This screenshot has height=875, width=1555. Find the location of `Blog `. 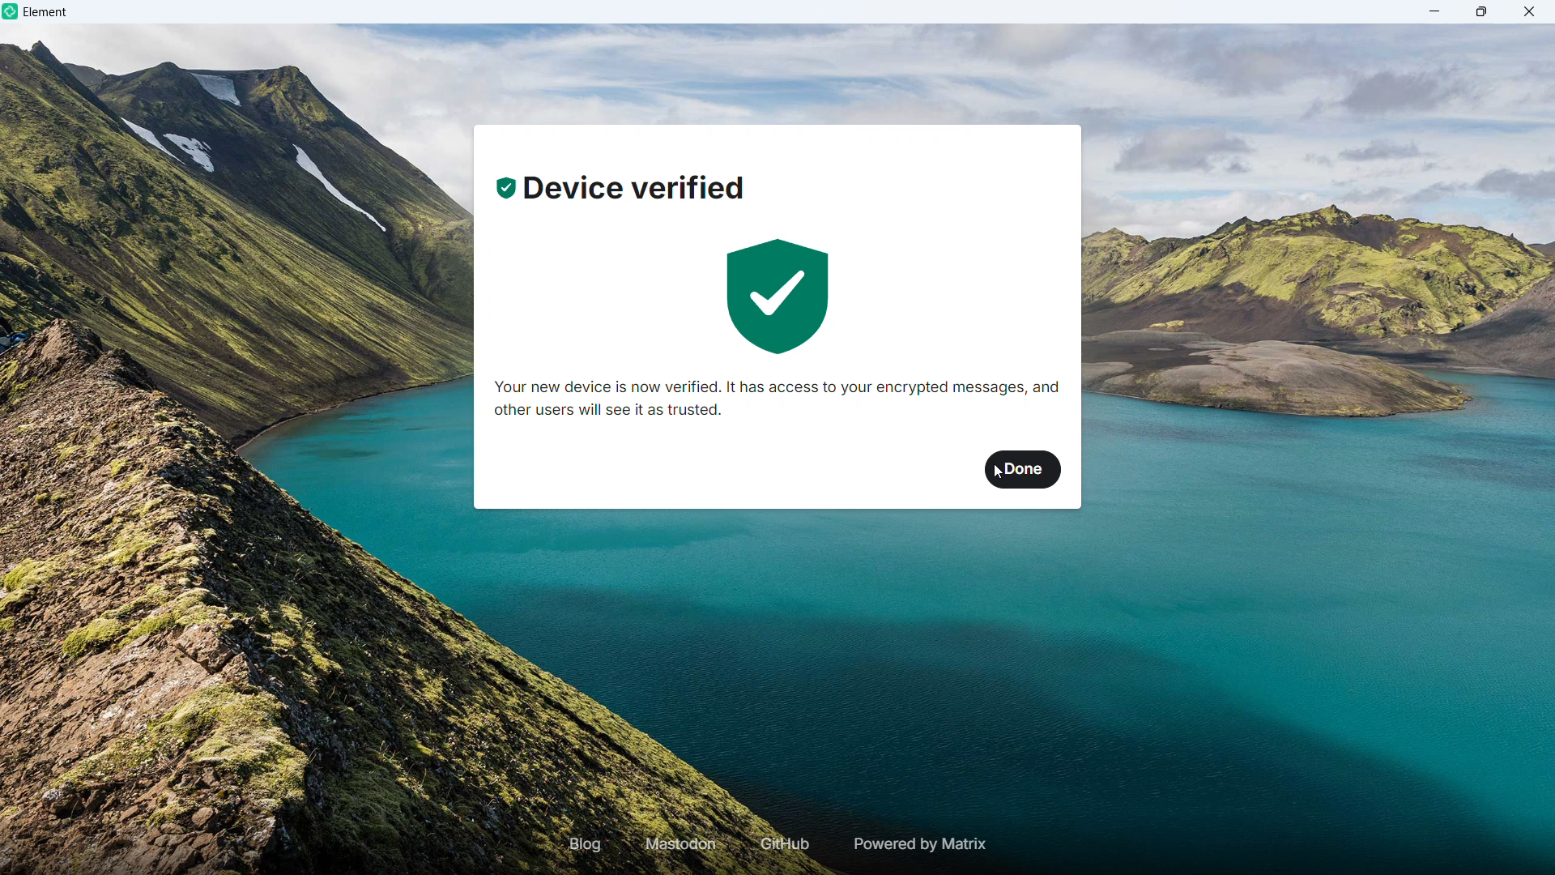

Blog  is located at coordinates (586, 843).